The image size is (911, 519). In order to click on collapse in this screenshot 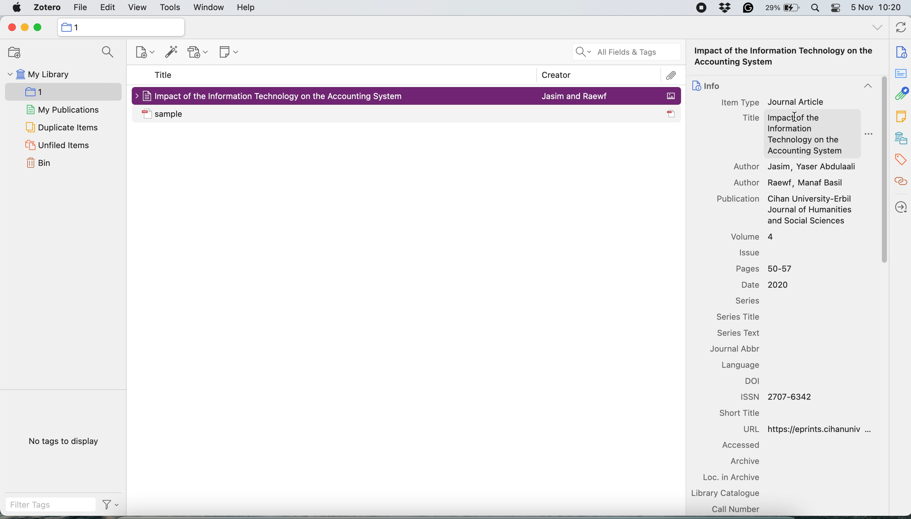, I will do `click(867, 86)`.